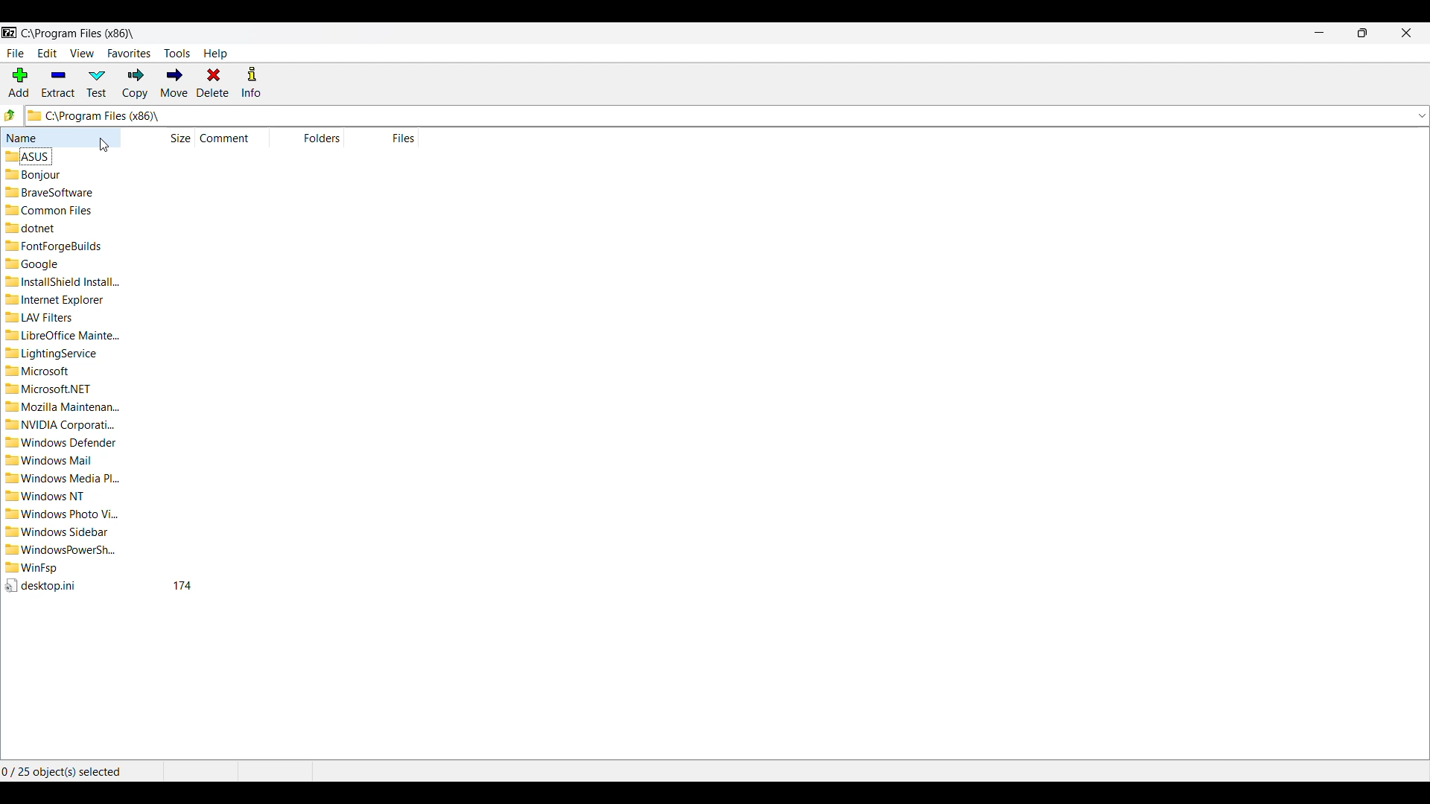 The height and width of the screenshot is (804, 1430). What do you see at coordinates (1363, 33) in the screenshot?
I see `Show interface in a smaller tab` at bounding box center [1363, 33].